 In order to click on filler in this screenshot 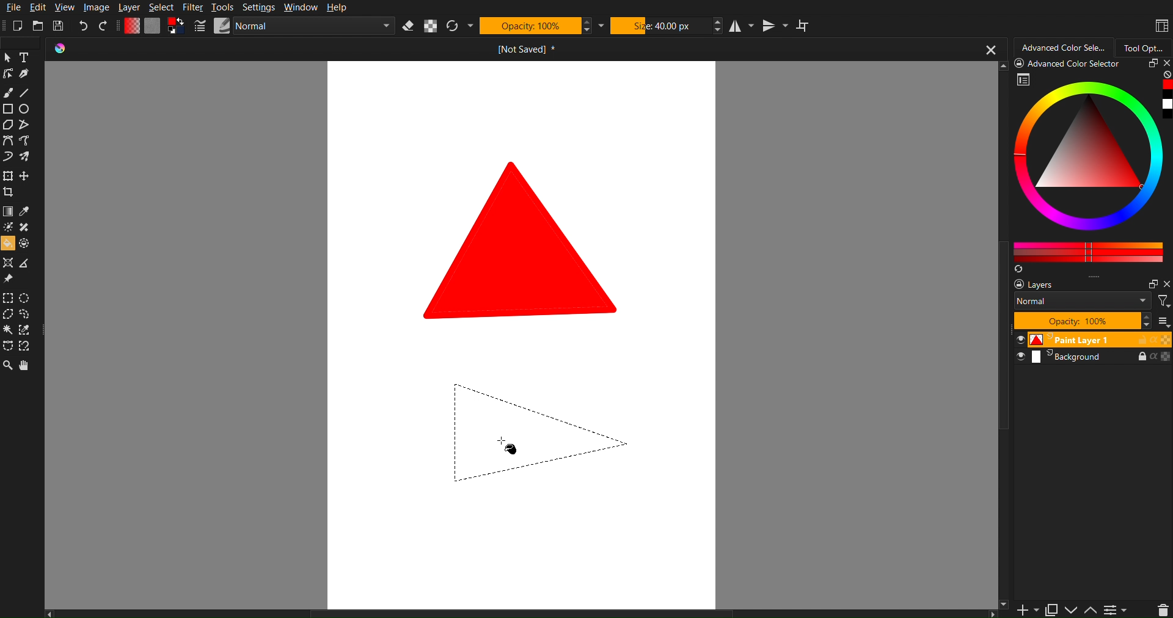, I will do `click(7, 245)`.